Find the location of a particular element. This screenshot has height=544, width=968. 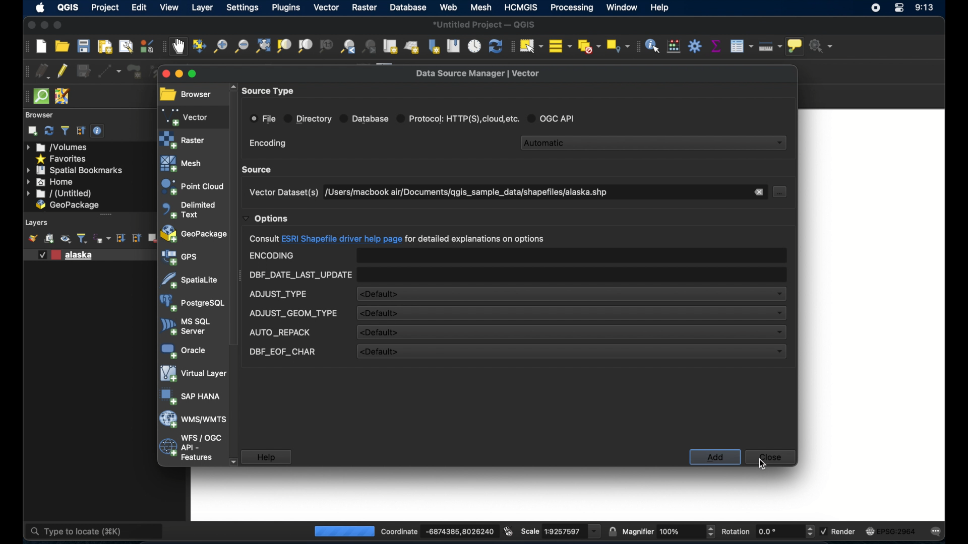

maximize is located at coordinates (200, 75).